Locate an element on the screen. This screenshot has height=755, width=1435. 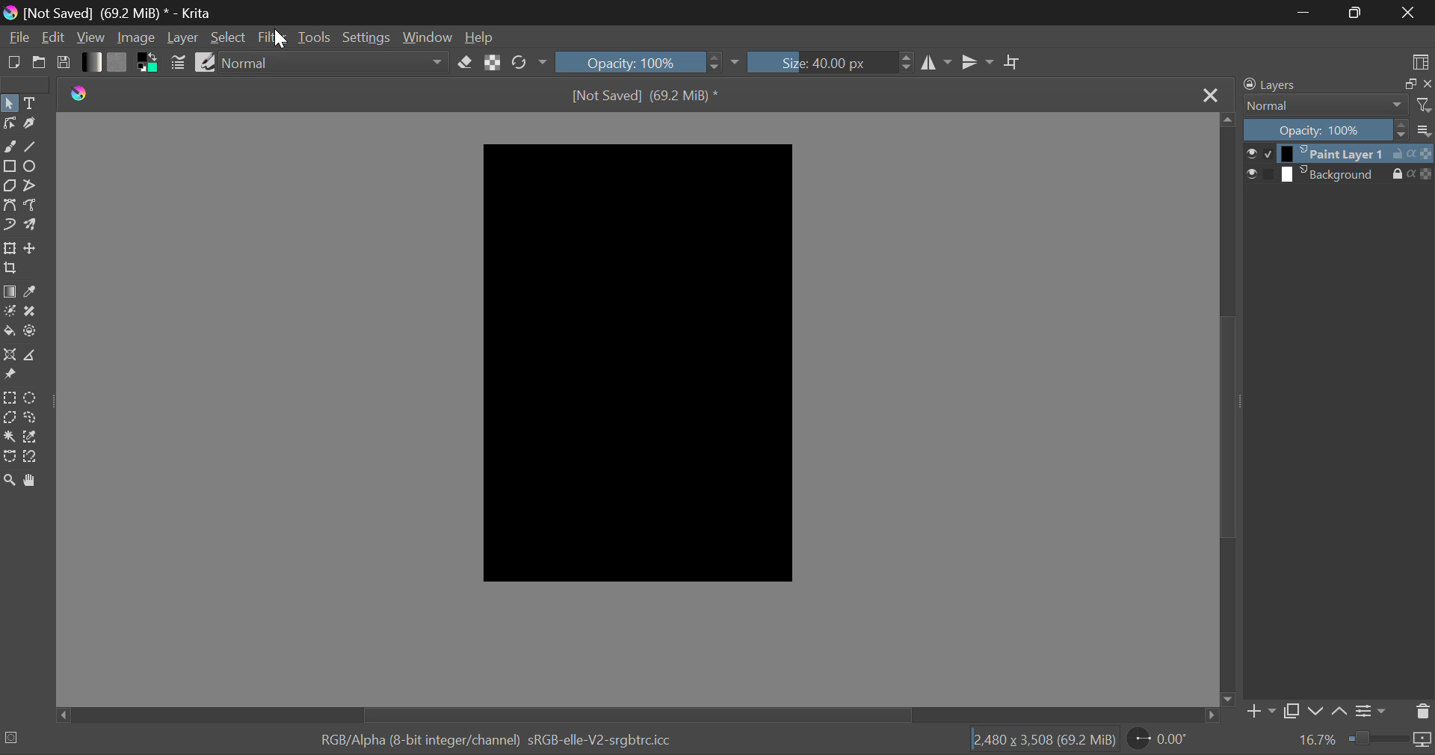
progress wheel is located at coordinates (15, 737).